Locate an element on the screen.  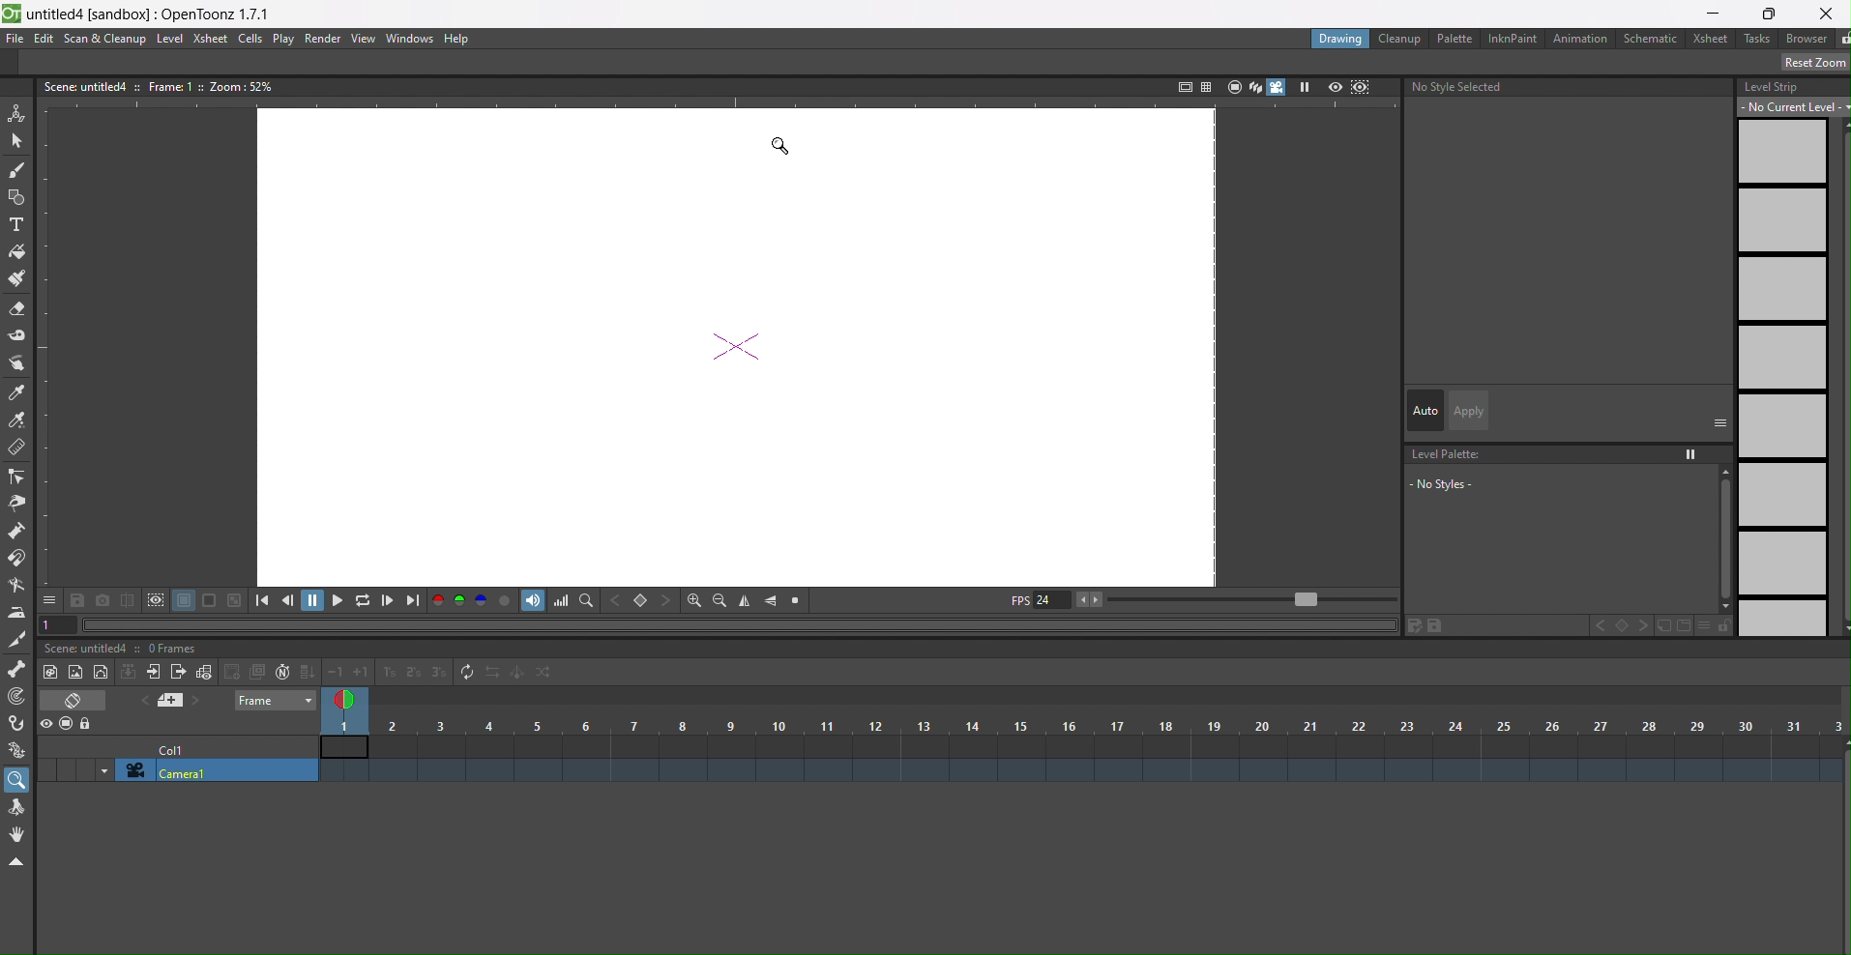
close is located at coordinates (1827, 12).